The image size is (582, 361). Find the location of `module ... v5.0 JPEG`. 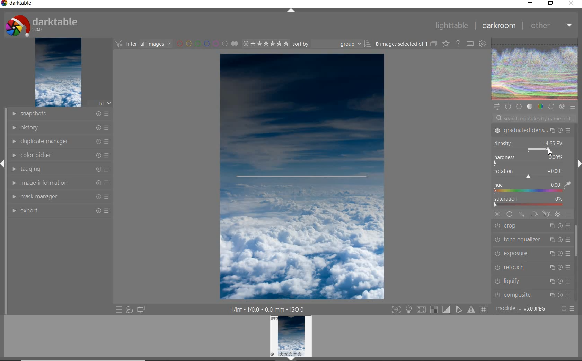

module ... v5.0 JPEG is located at coordinates (521, 310).